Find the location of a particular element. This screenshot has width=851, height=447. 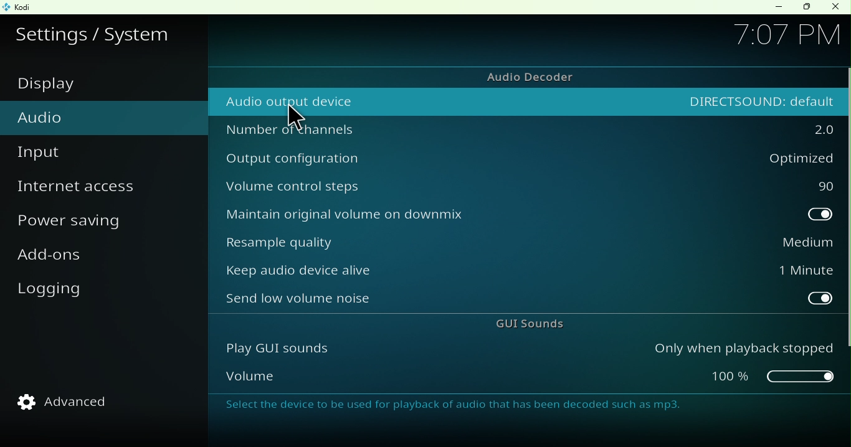

Add-ons is located at coordinates (56, 260).